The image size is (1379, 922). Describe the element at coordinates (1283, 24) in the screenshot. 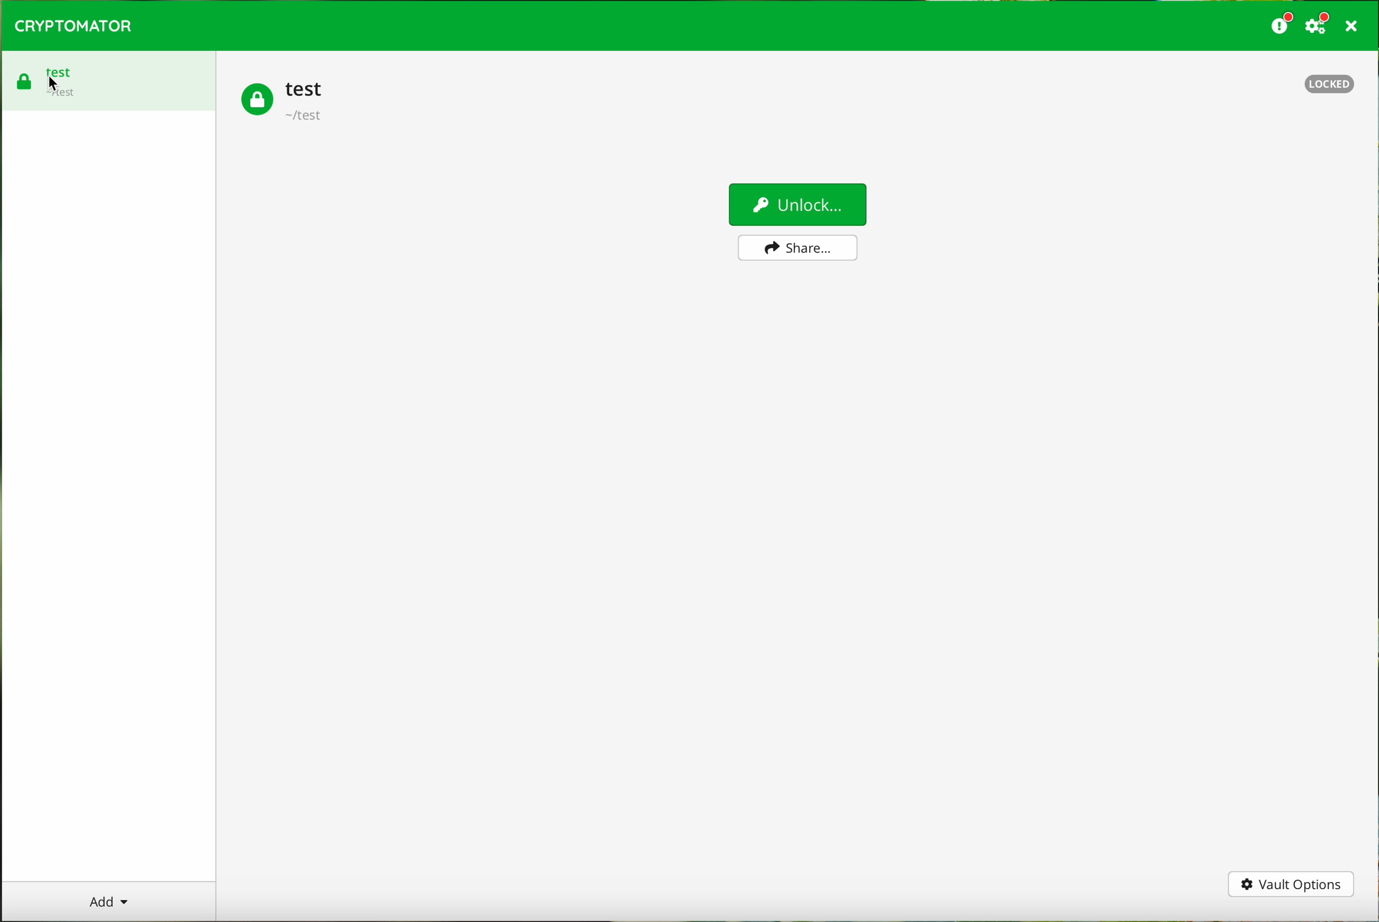

I see `donate` at that location.